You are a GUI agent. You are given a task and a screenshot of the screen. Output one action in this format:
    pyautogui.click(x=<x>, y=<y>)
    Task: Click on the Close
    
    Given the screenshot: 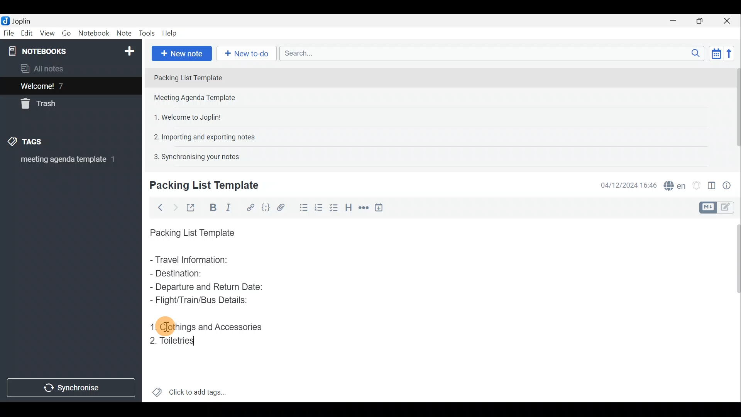 What is the action you would take?
    pyautogui.click(x=729, y=20)
    